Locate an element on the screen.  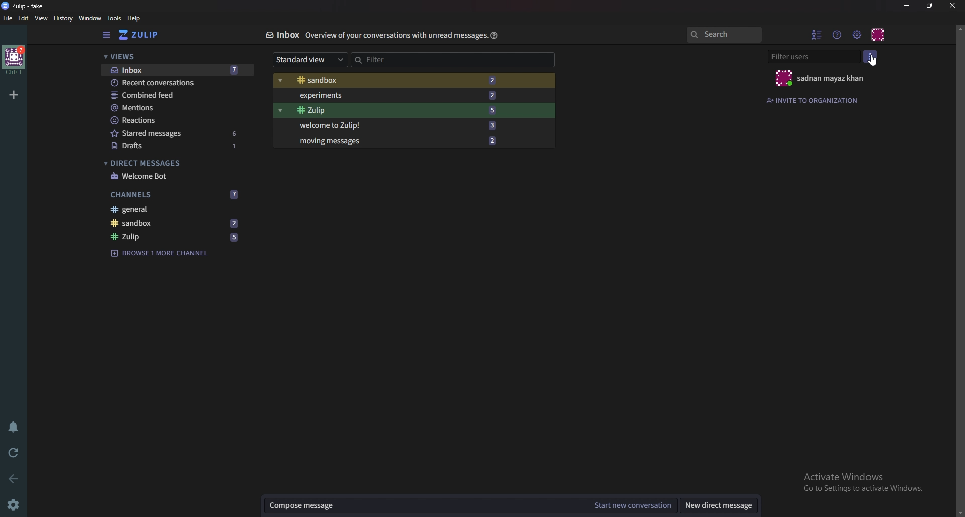
Filter is located at coordinates (429, 60).